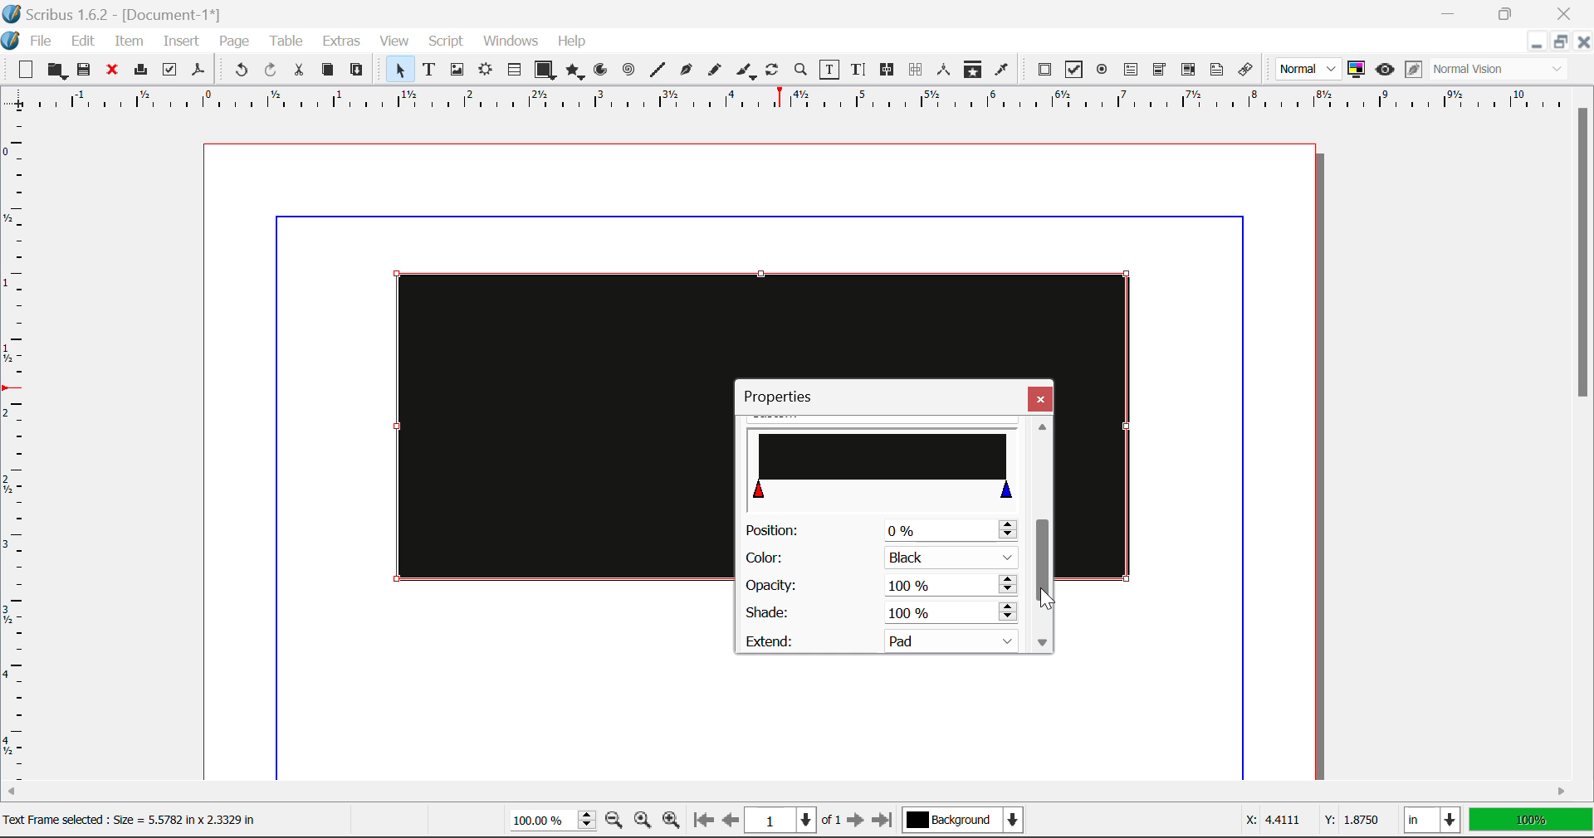 This screenshot has height=838, width=1594. Describe the element at coordinates (394, 41) in the screenshot. I see `View` at that location.